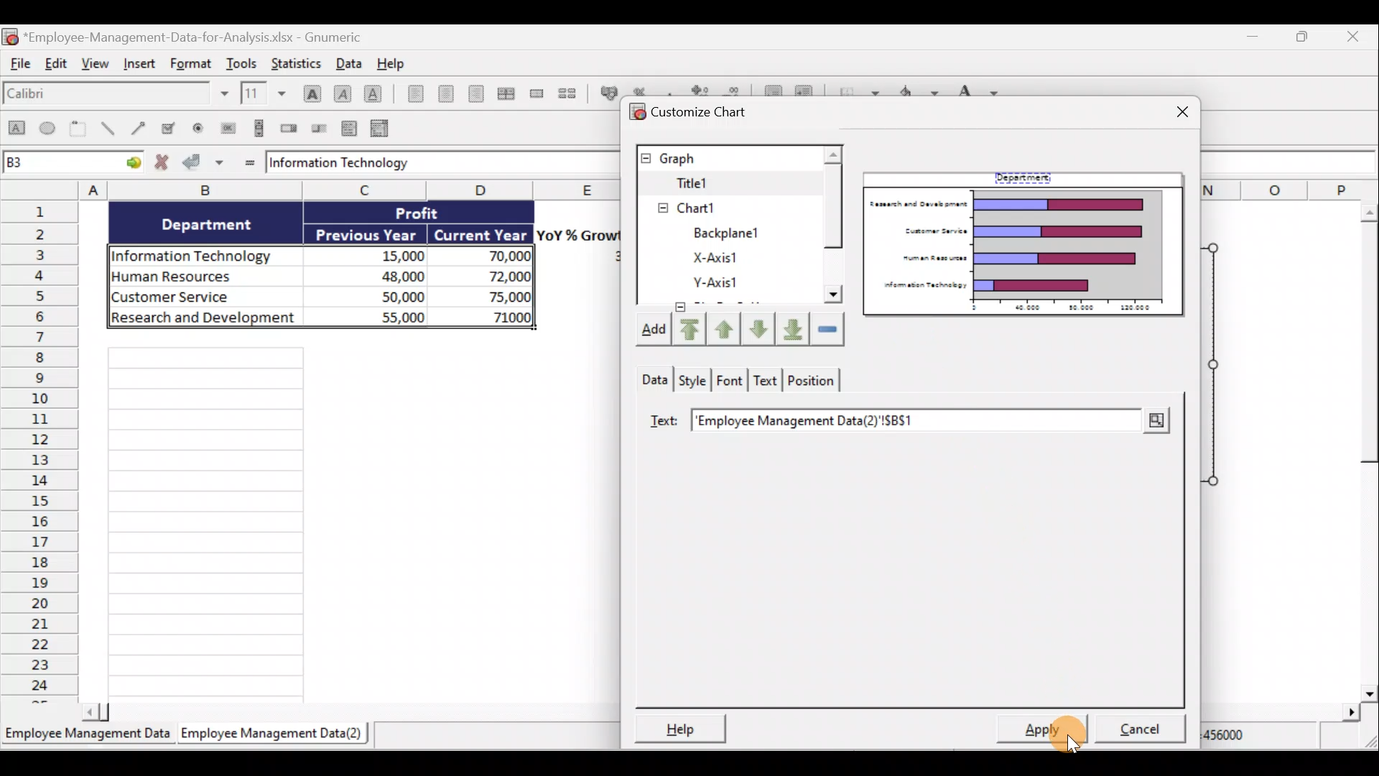 The height and width of the screenshot is (776, 1379). Describe the element at coordinates (475, 93) in the screenshot. I see `Align right` at that location.